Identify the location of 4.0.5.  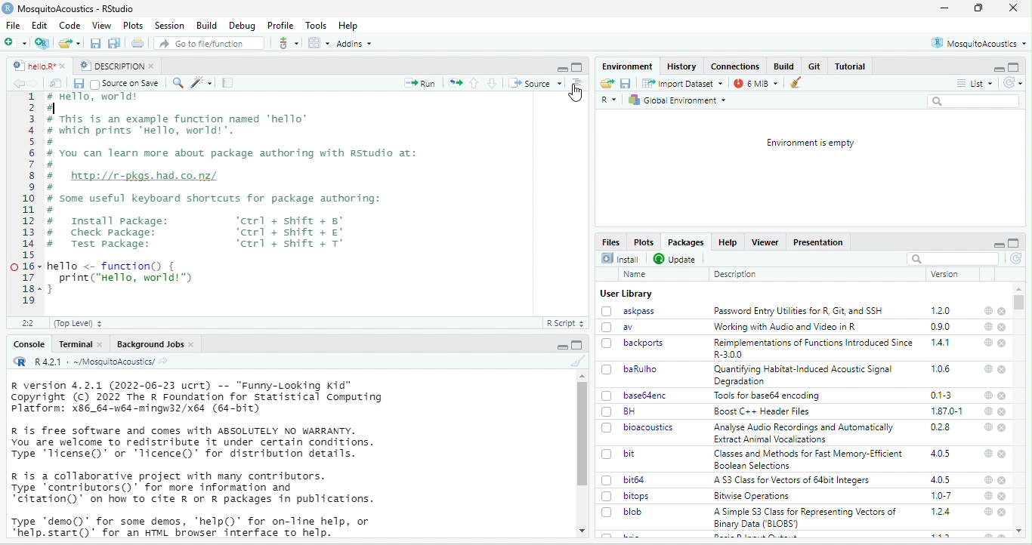
(941, 453).